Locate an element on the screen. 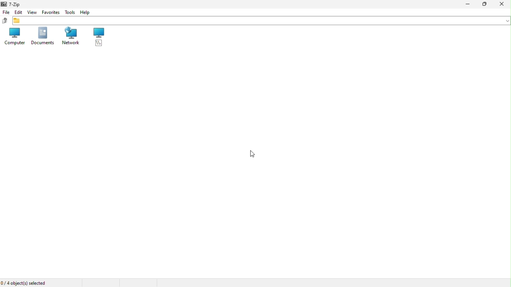  Favorites is located at coordinates (50, 12).